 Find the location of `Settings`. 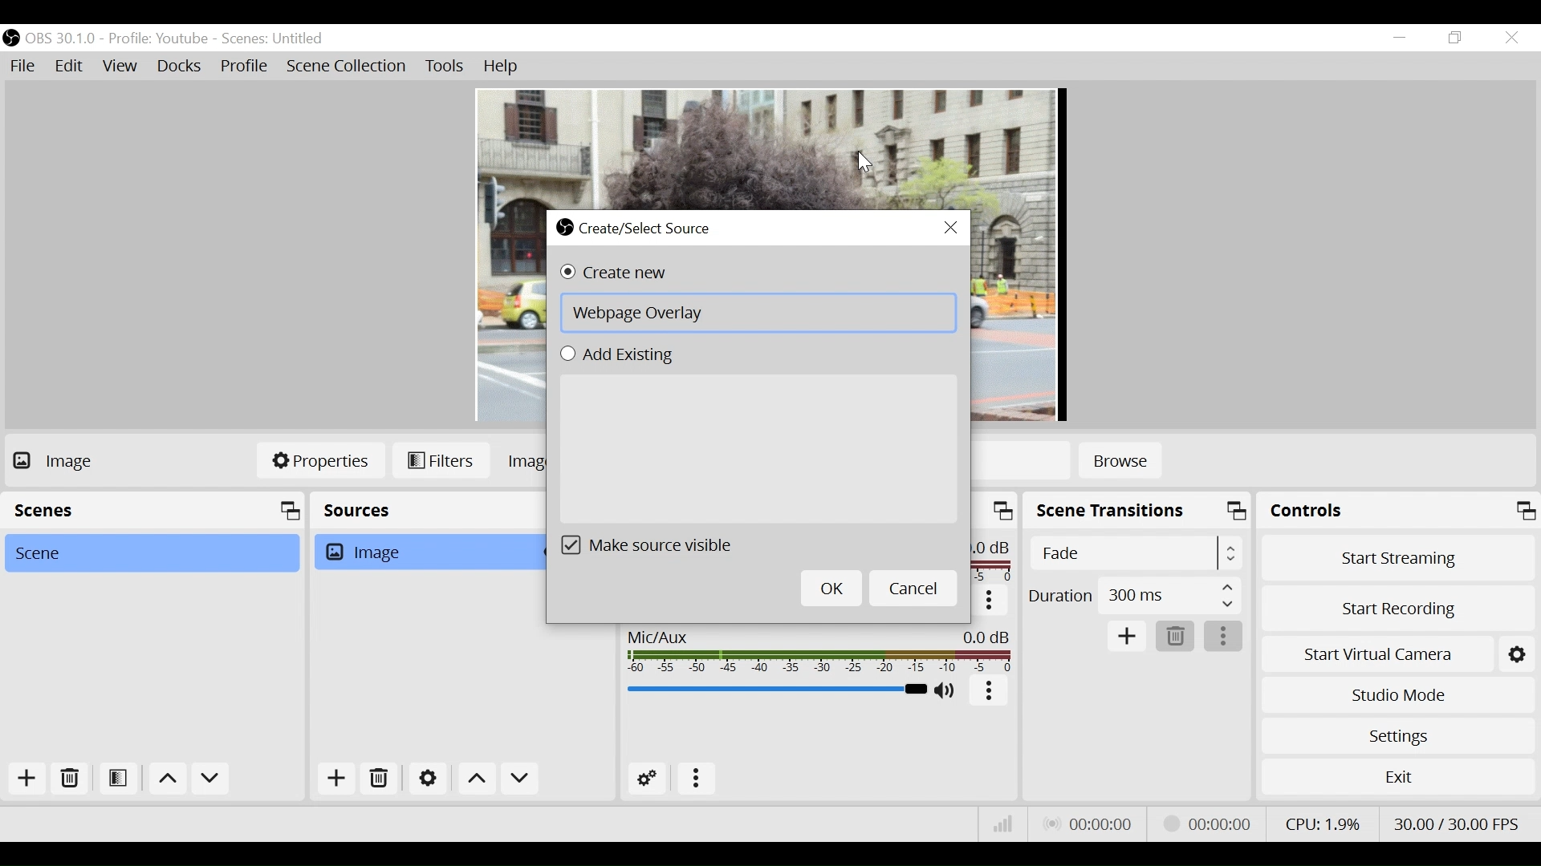

Settings is located at coordinates (1515, 655).